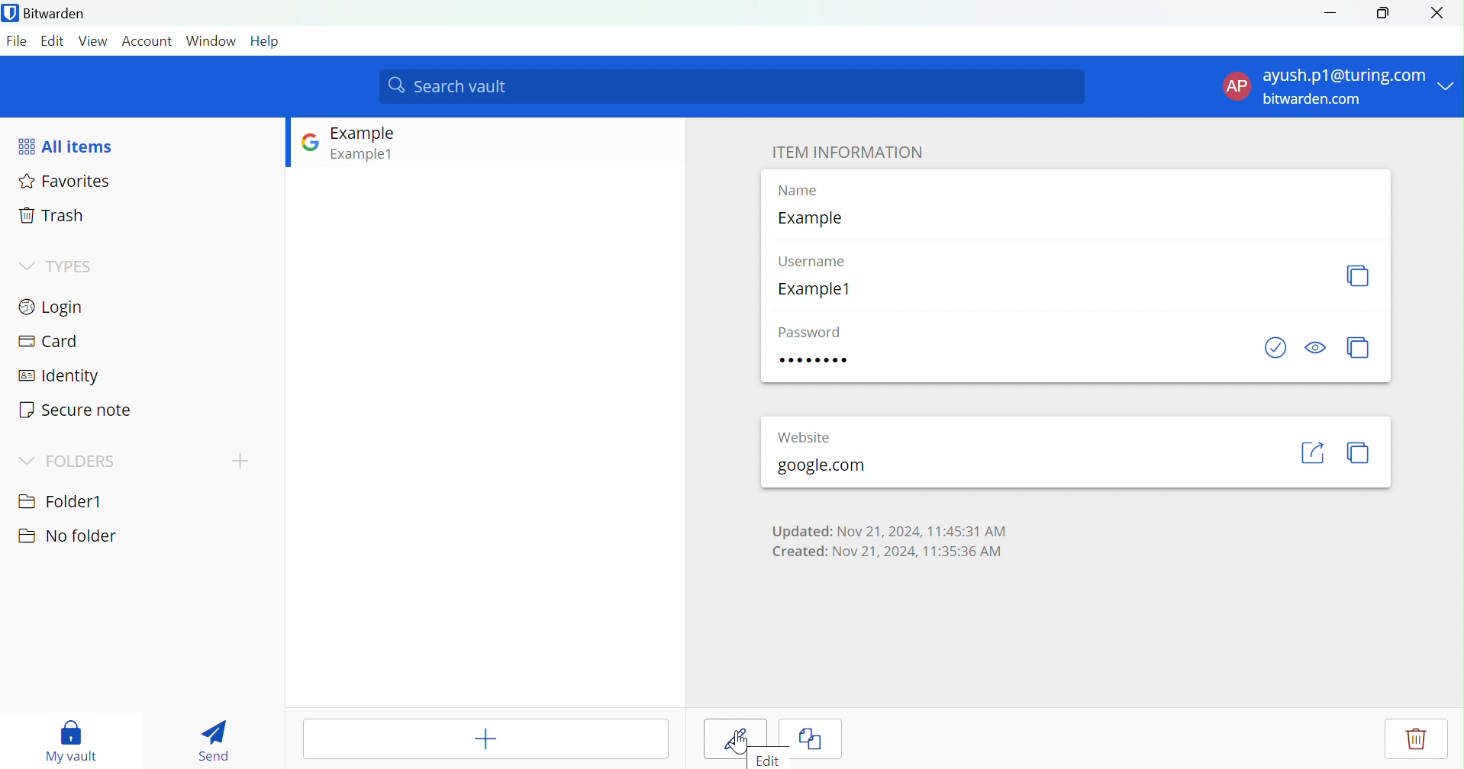 This screenshot has width=1464, height=769. What do you see at coordinates (72, 268) in the screenshot?
I see `TYPES` at bounding box center [72, 268].